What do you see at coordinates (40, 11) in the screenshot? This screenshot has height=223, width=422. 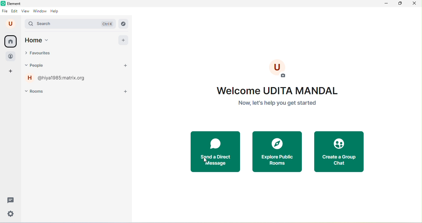 I see `window` at bounding box center [40, 11].